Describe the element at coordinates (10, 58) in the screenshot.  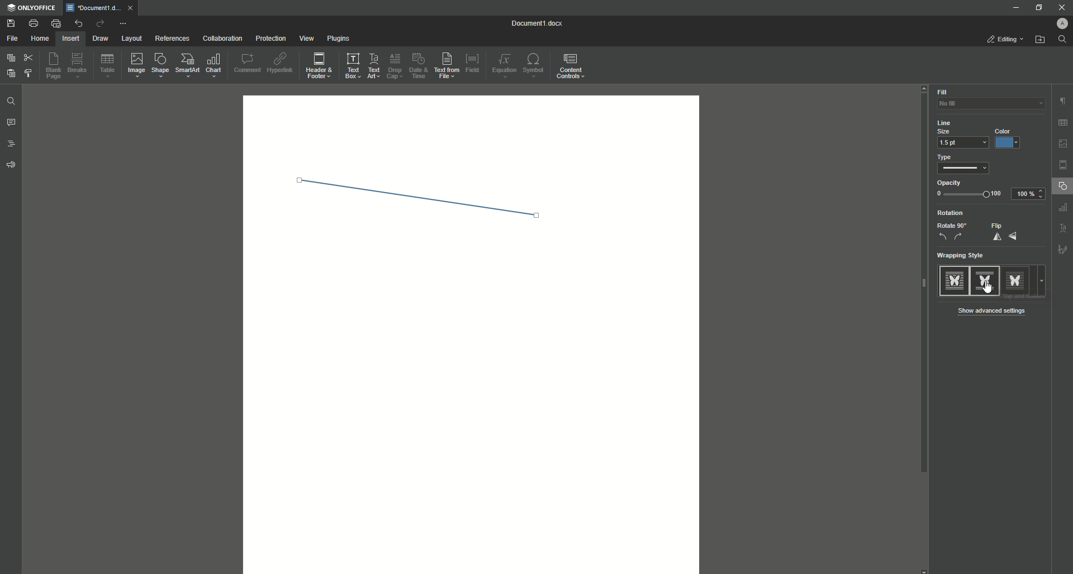
I see `Copy` at that location.